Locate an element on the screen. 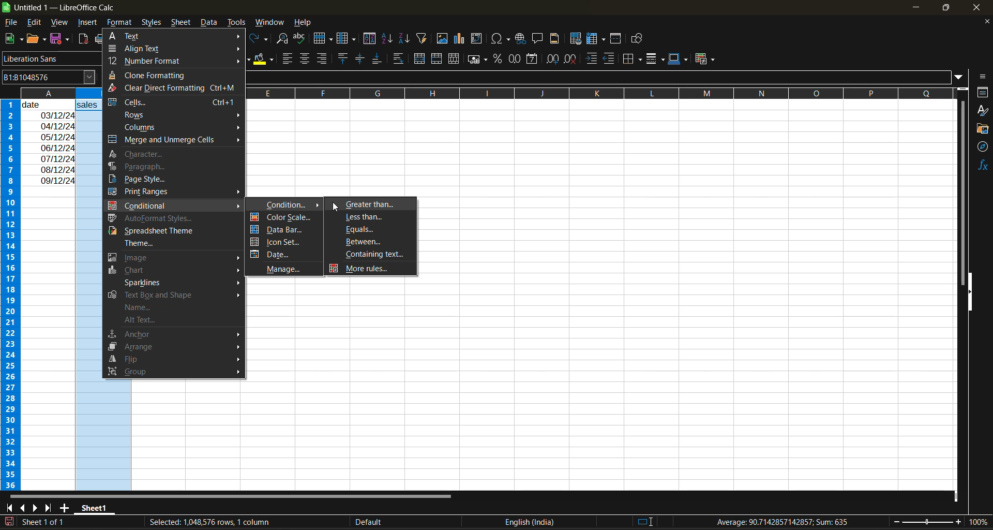  spelling is located at coordinates (301, 38).